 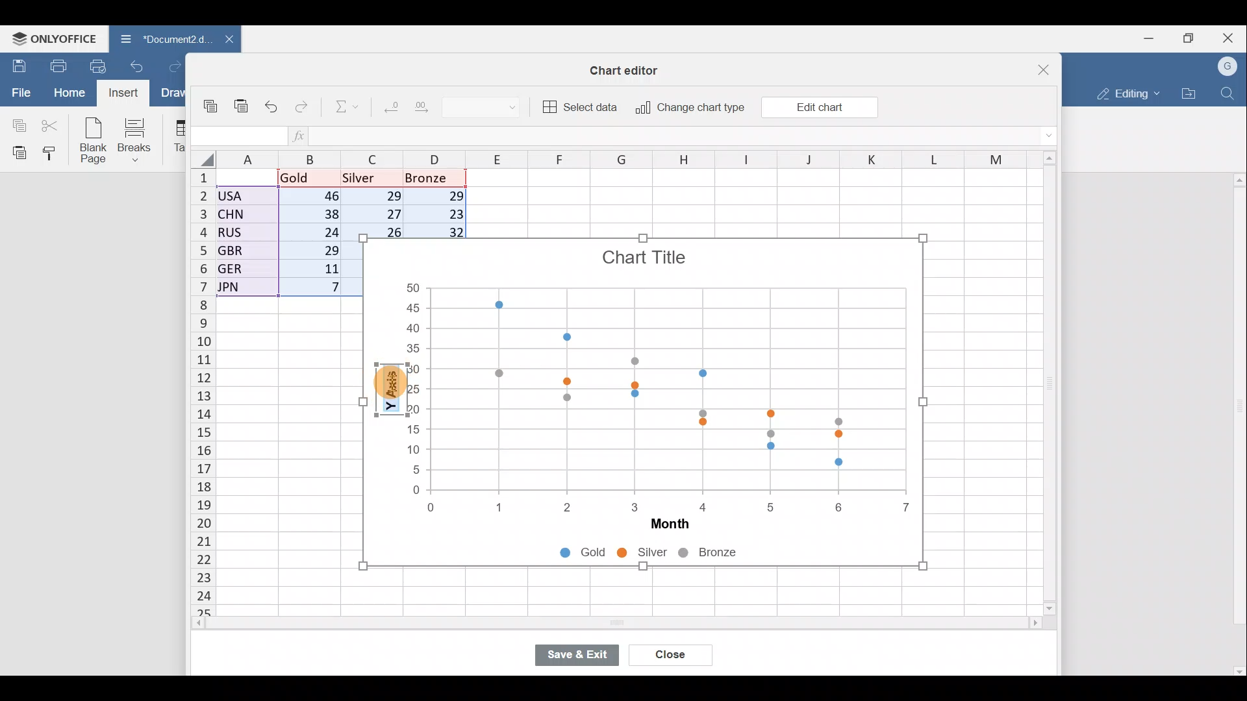 What do you see at coordinates (137, 65) in the screenshot?
I see `Undo` at bounding box center [137, 65].